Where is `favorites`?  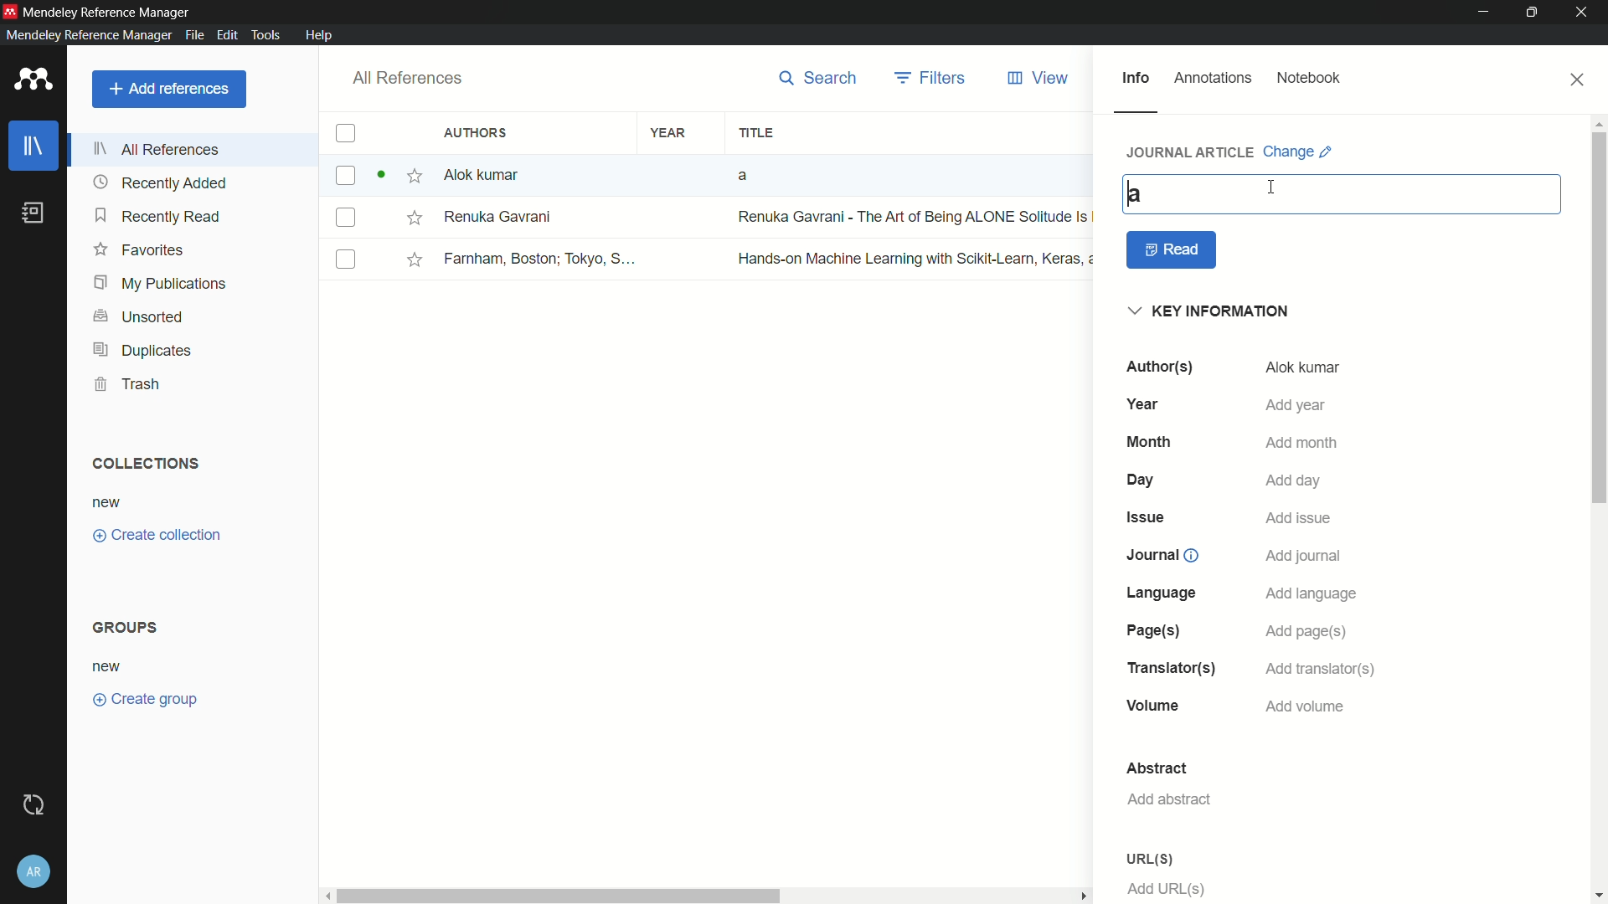
favorites is located at coordinates (138, 249).